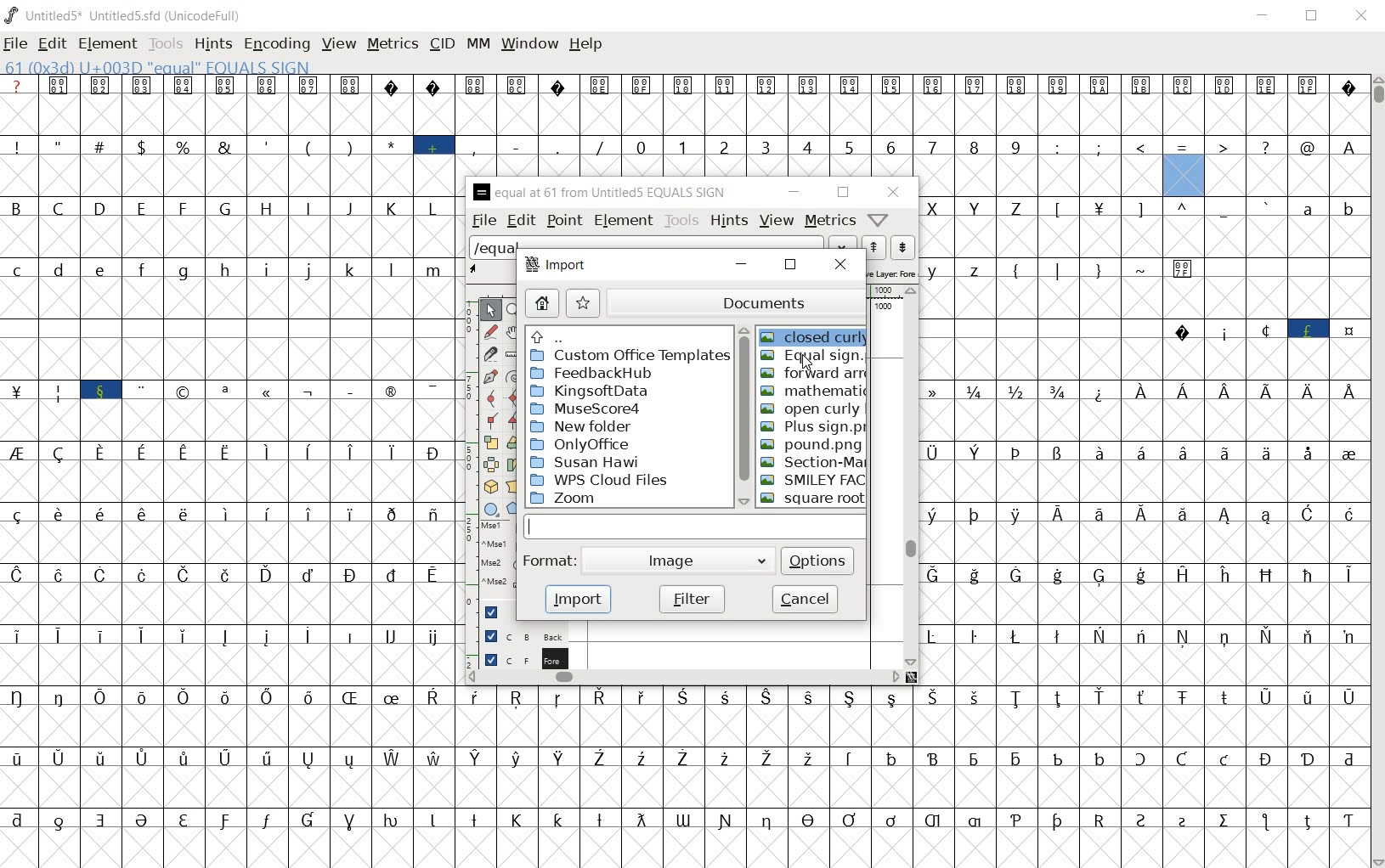 This screenshot has height=868, width=1385. Describe the element at coordinates (806, 125) in the screenshot. I see `glyph characters` at that location.